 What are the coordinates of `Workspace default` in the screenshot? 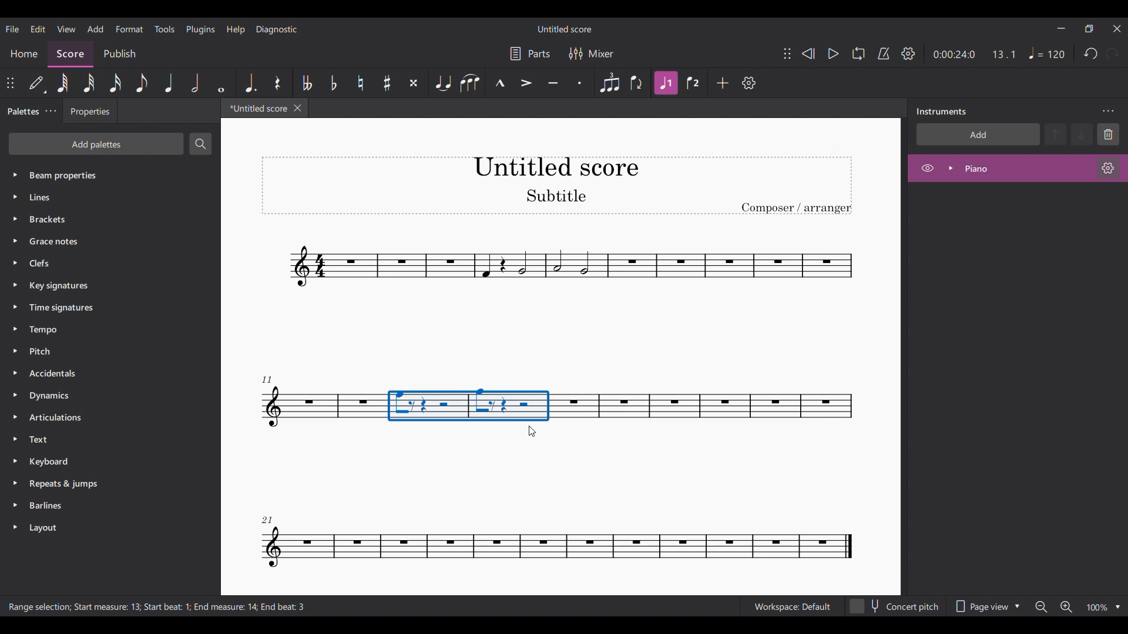 It's located at (791, 605).